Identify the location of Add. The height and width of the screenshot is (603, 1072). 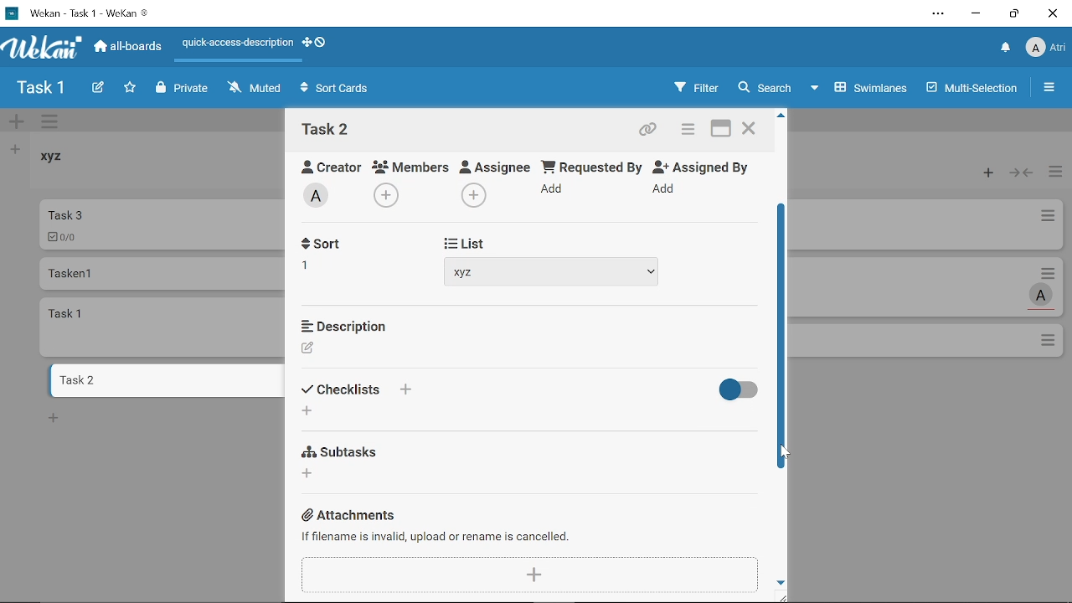
(307, 412).